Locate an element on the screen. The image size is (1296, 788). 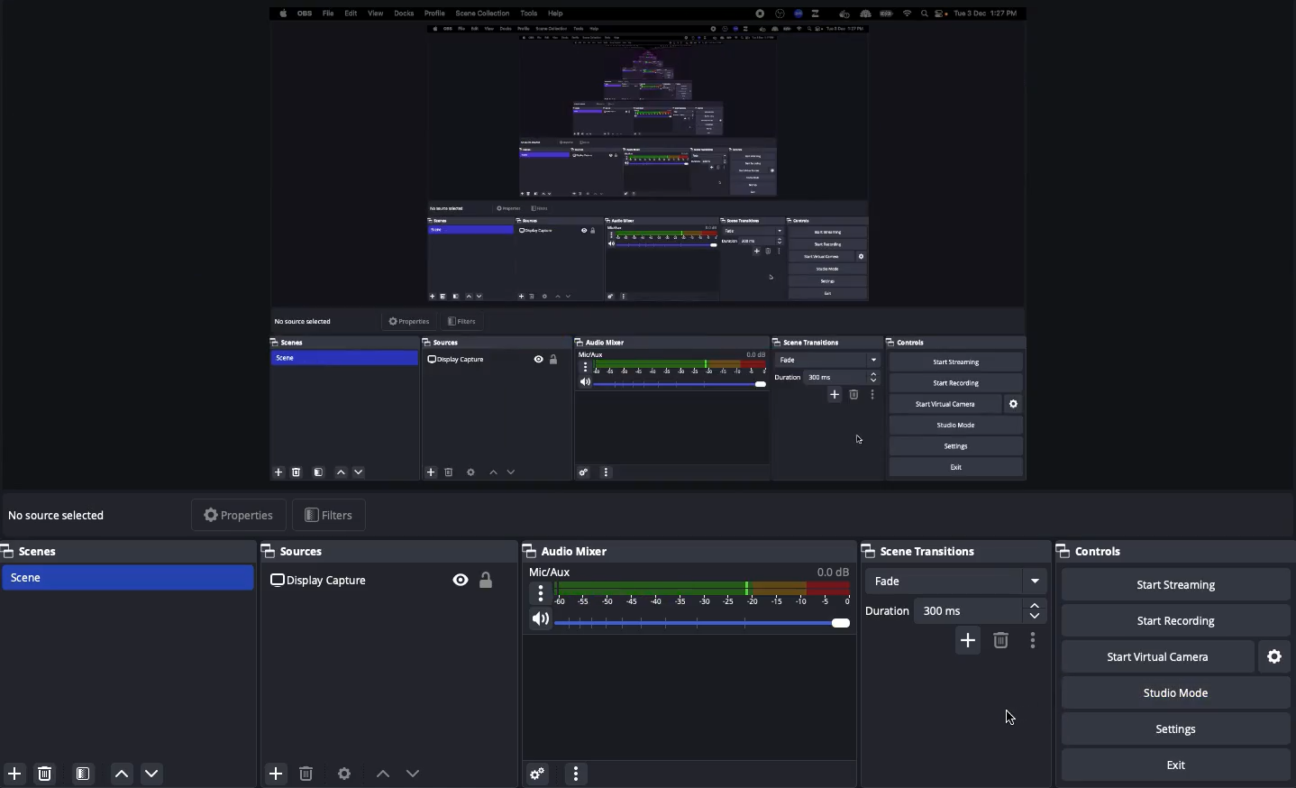
Volume is located at coordinates (687, 623).